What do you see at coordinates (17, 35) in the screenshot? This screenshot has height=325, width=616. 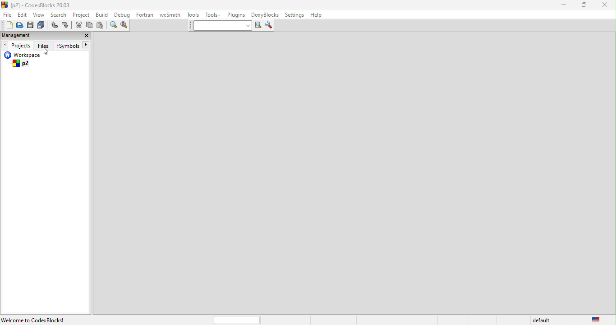 I see `management` at bounding box center [17, 35].